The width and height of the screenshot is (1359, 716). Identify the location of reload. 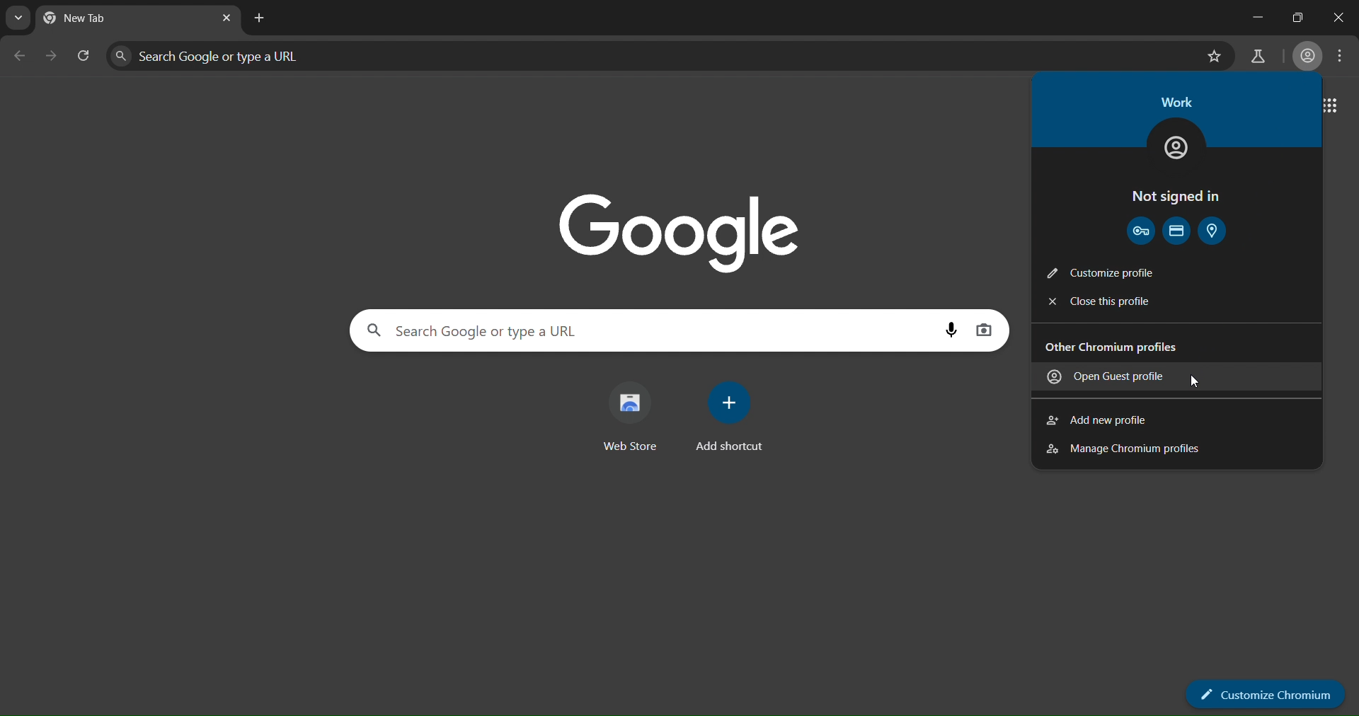
(81, 57).